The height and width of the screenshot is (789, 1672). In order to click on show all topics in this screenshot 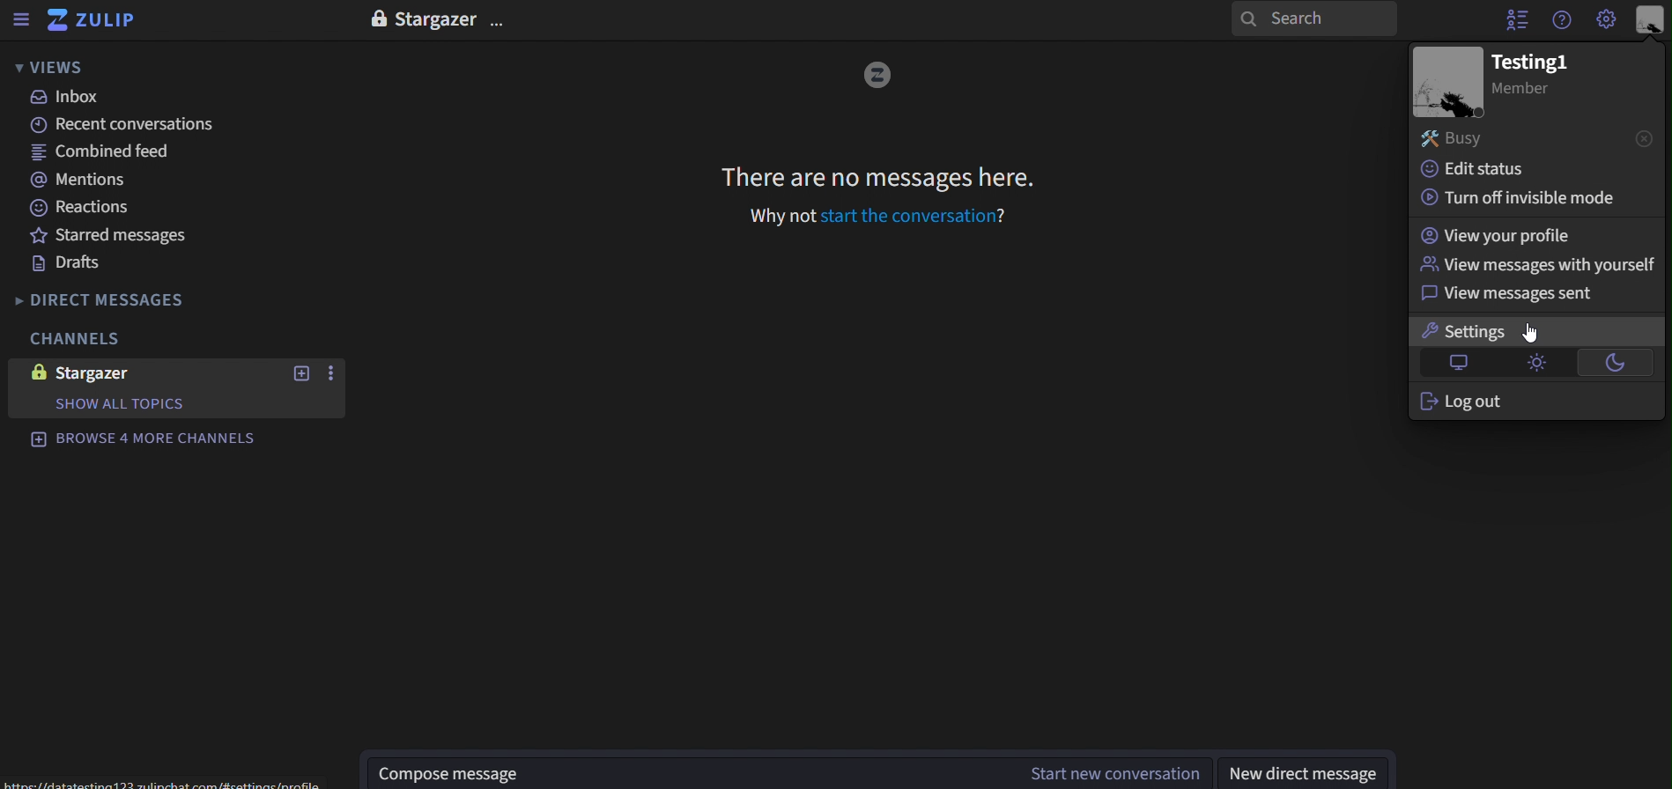, I will do `click(121, 403)`.